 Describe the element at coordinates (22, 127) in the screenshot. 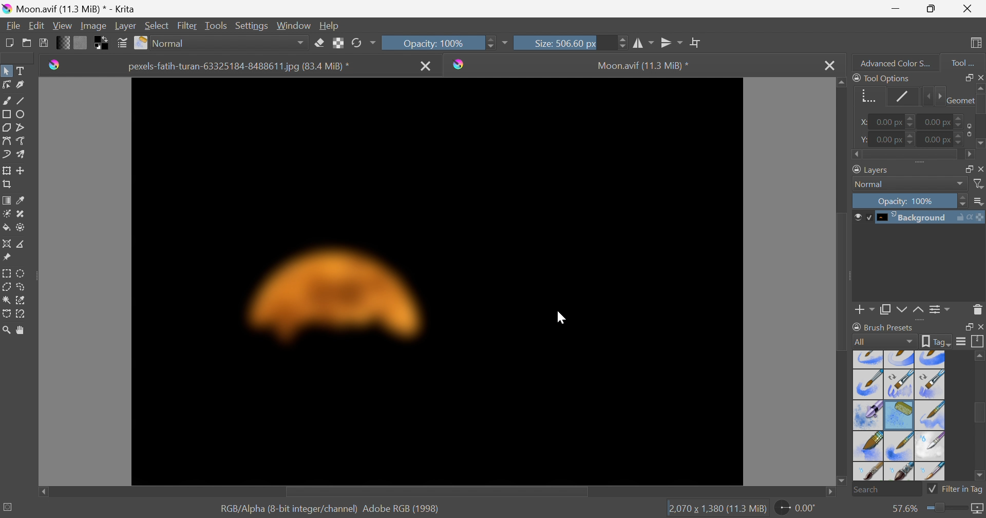

I see `Polyline tool` at that location.